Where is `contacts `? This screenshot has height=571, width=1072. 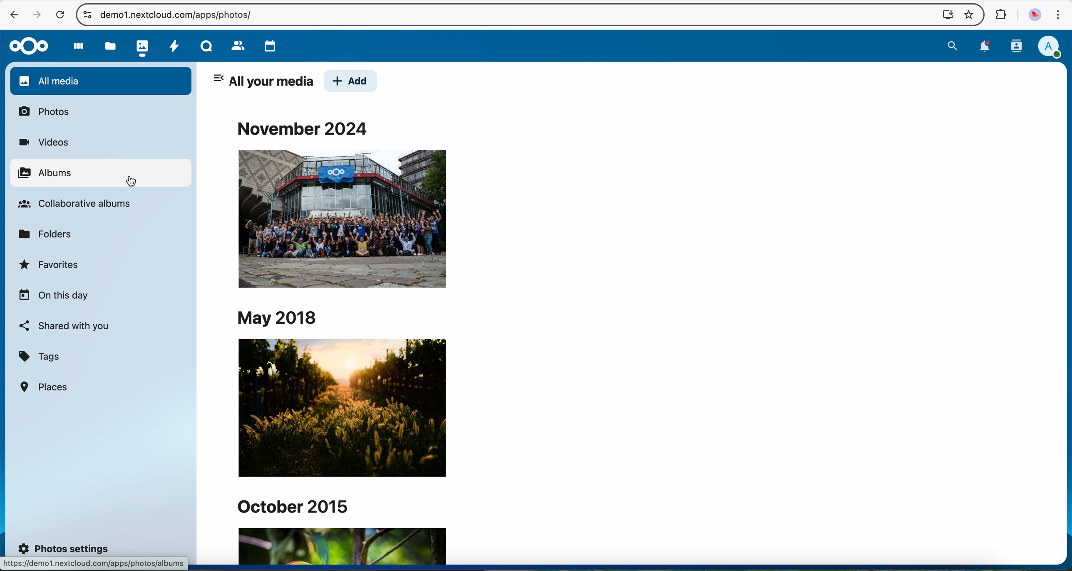
contacts  is located at coordinates (235, 44).